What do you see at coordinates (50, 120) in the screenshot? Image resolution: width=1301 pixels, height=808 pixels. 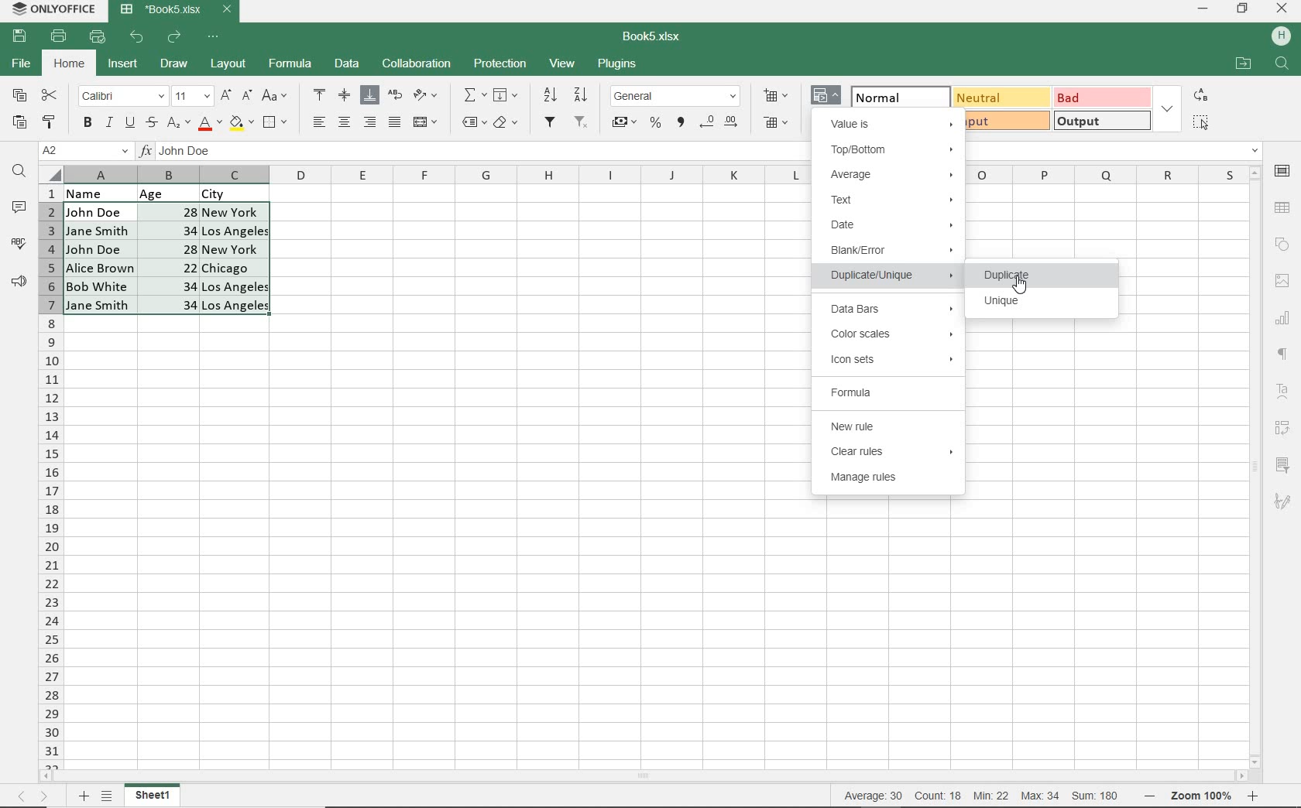 I see `COPY STYLE` at bounding box center [50, 120].